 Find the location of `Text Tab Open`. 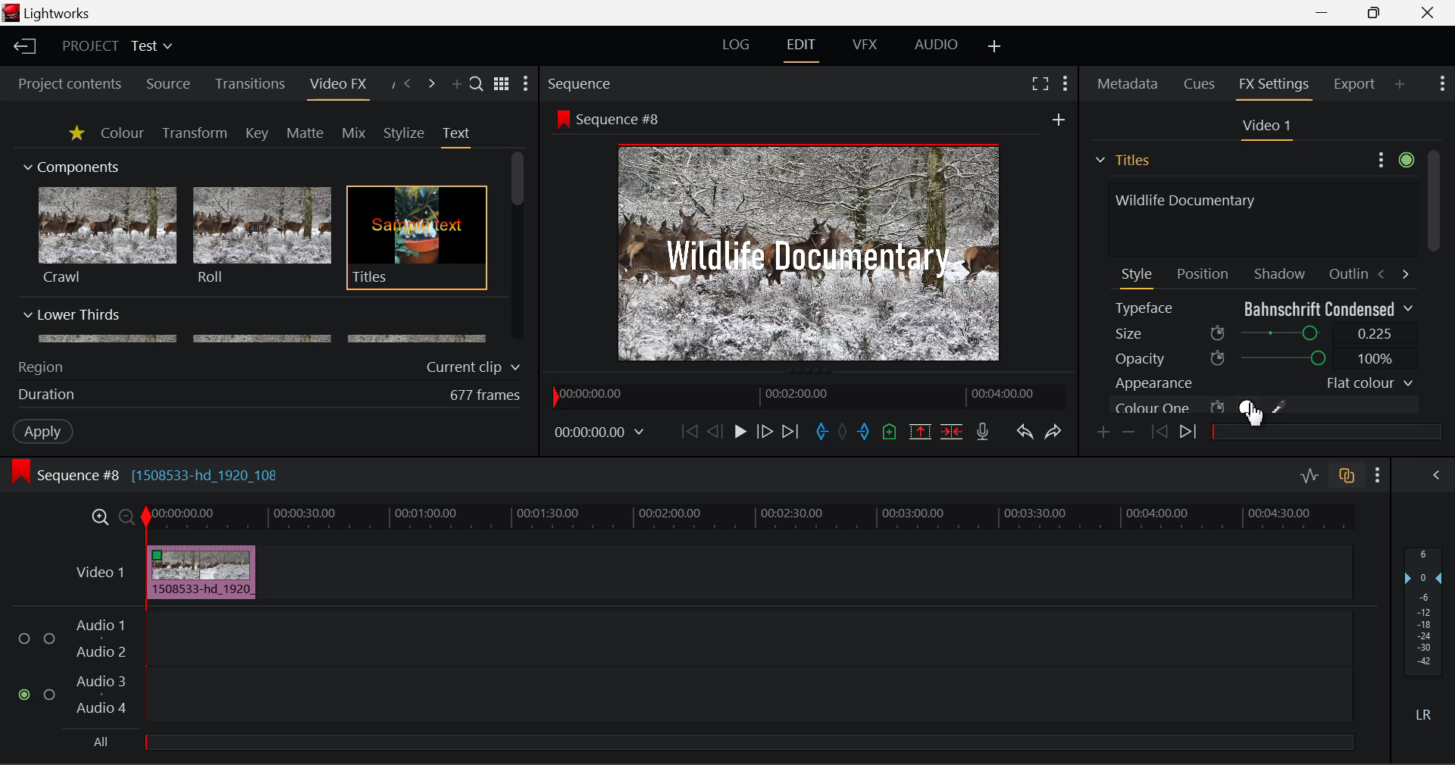

Text Tab Open is located at coordinates (460, 136).